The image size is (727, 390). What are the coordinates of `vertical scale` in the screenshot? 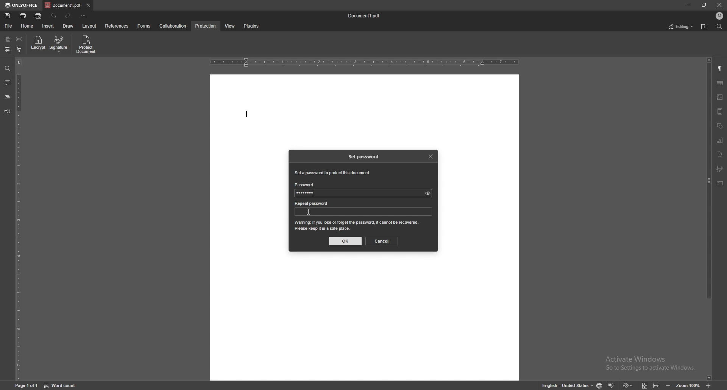 It's located at (18, 219).